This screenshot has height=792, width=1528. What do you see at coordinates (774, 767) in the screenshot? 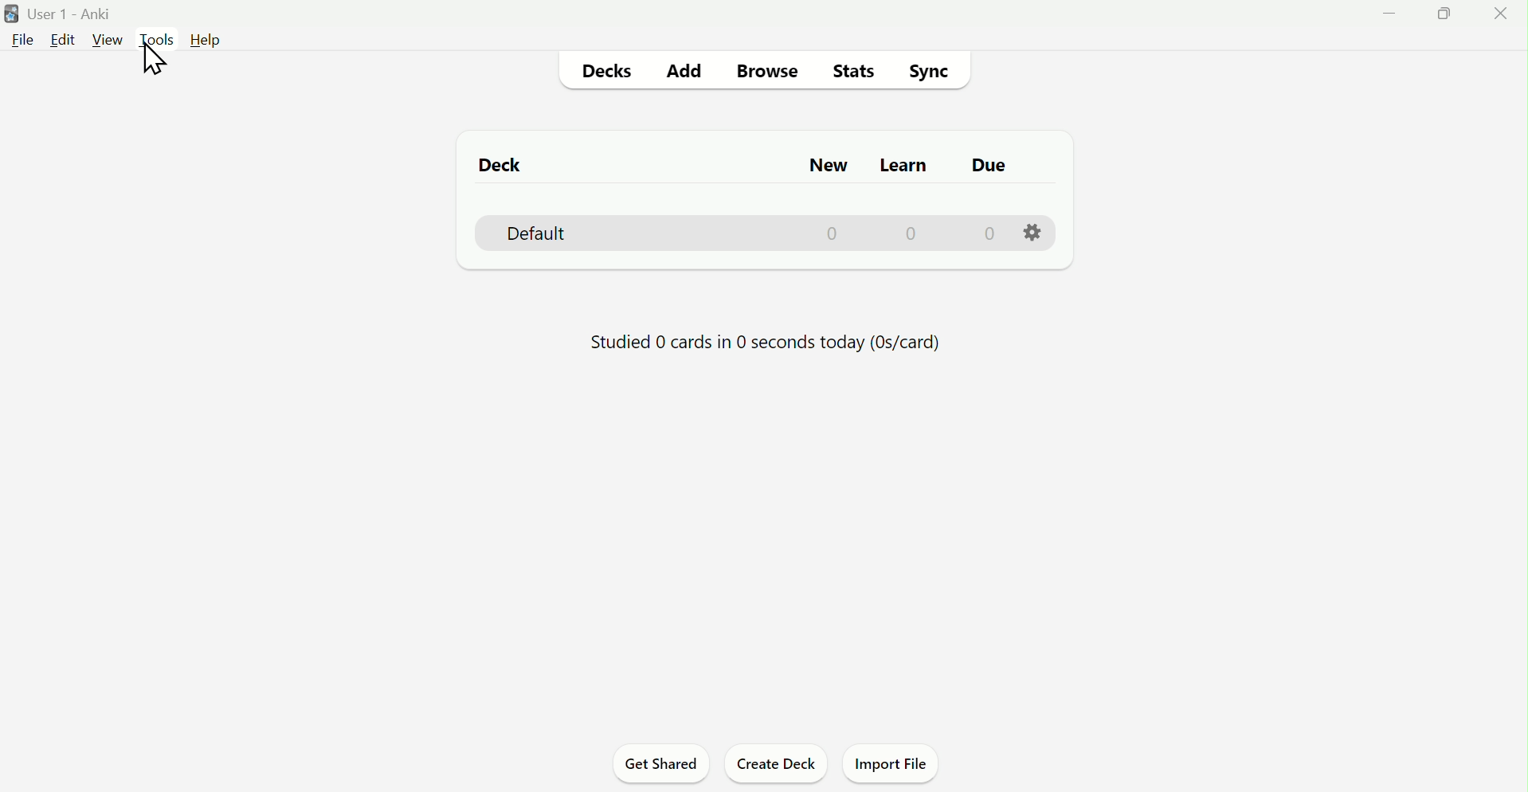
I see `Create deck` at bounding box center [774, 767].